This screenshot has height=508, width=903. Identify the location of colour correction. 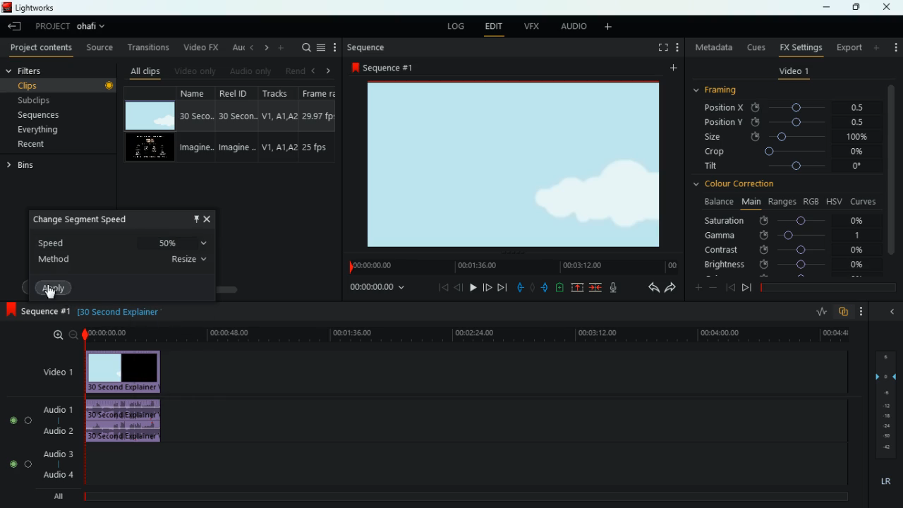
(737, 186).